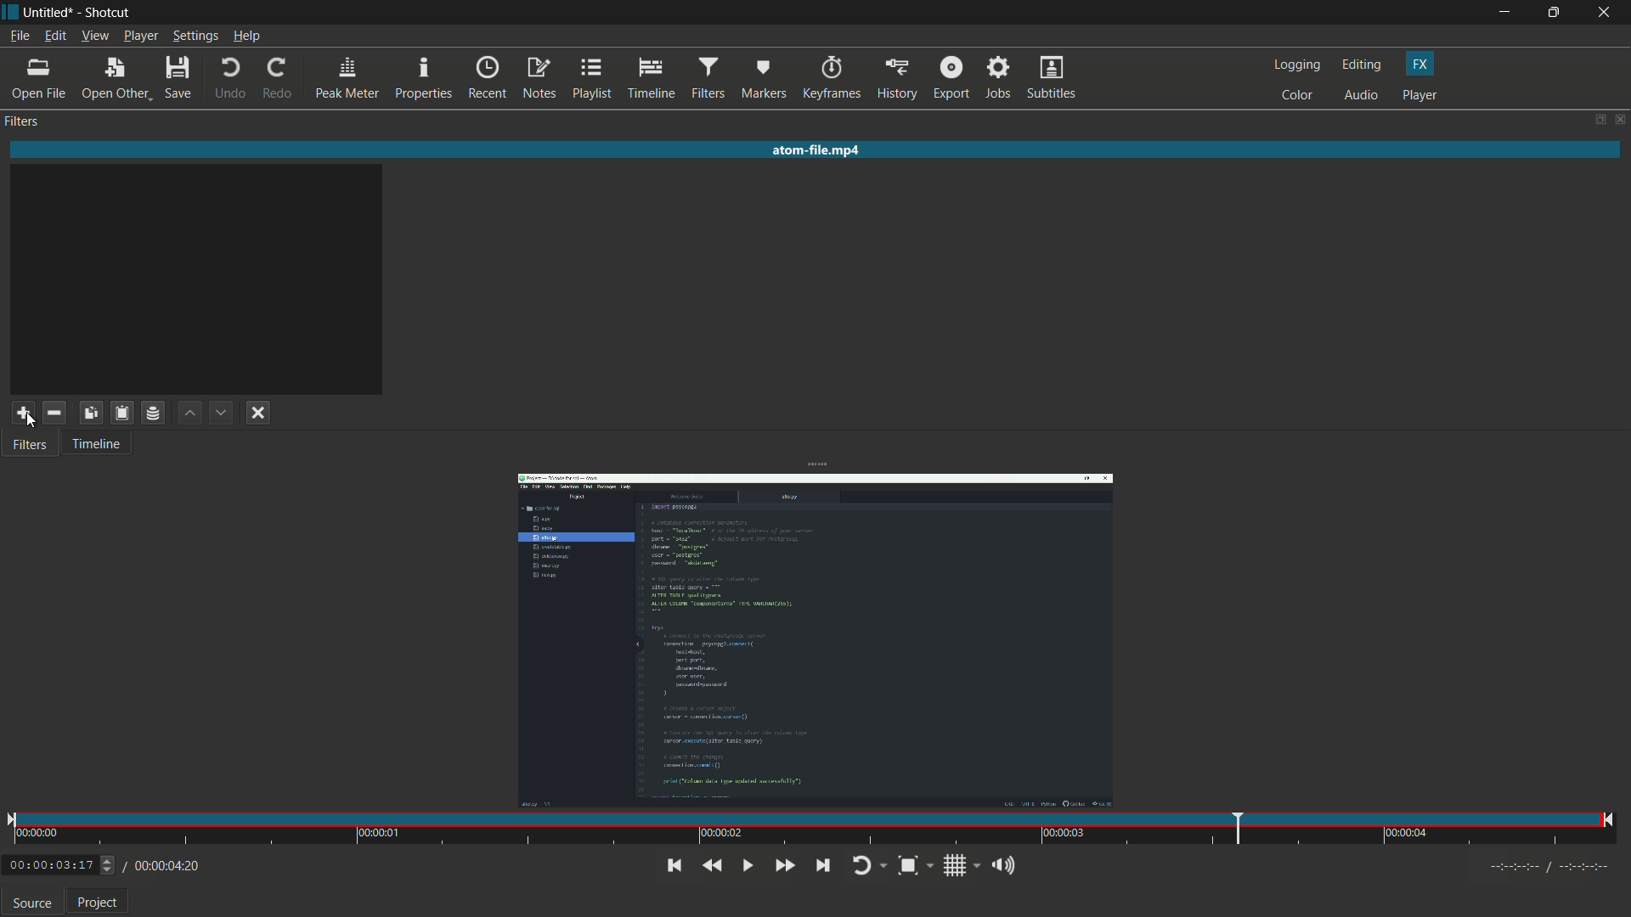 The width and height of the screenshot is (1631, 917). Describe the element at coordinates (711, 866) in the screenshot. I see `quickly play backward` at that location.